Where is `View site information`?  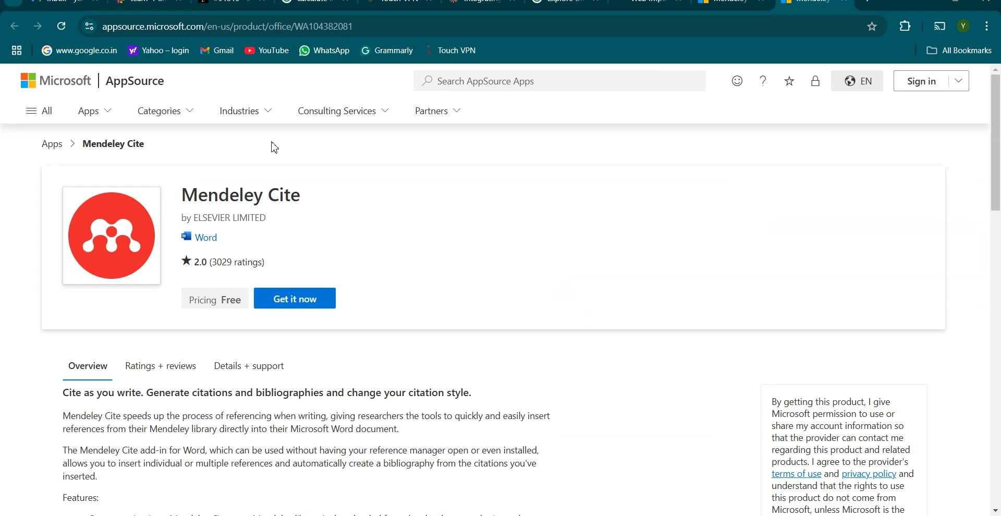 View site information is located at coordinates (89, 26).